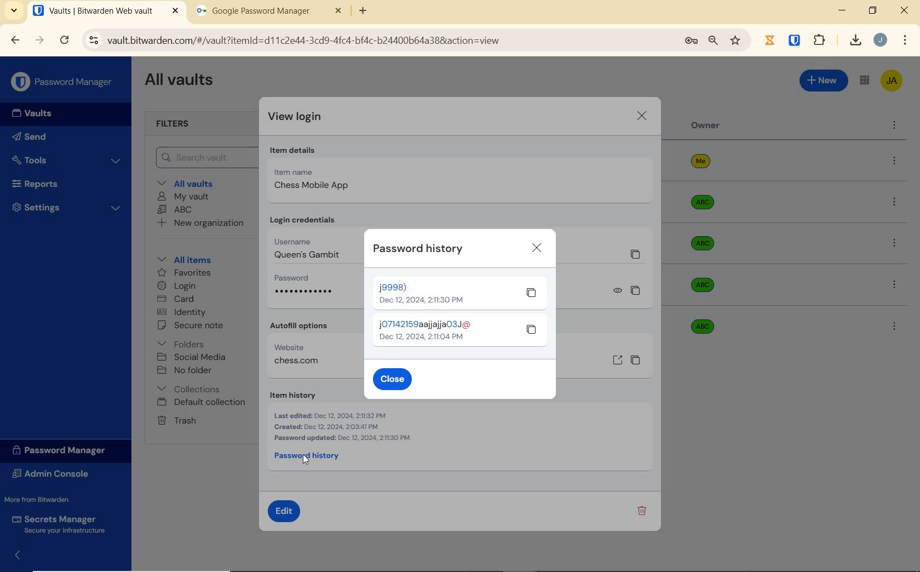 Image resolution: width=920 pixels, height=572 pixels. Describe the element at coordinates (532, 329) in the screenshot. I see `copy` at that location.